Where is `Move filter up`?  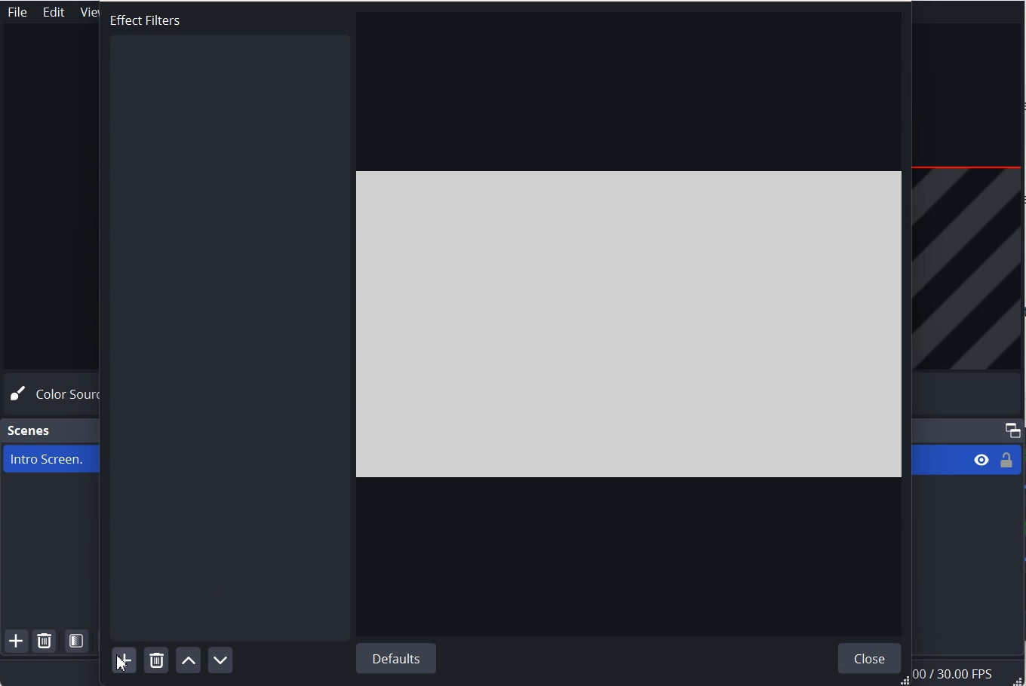
Move filter up is located at coordinates (188, 659).